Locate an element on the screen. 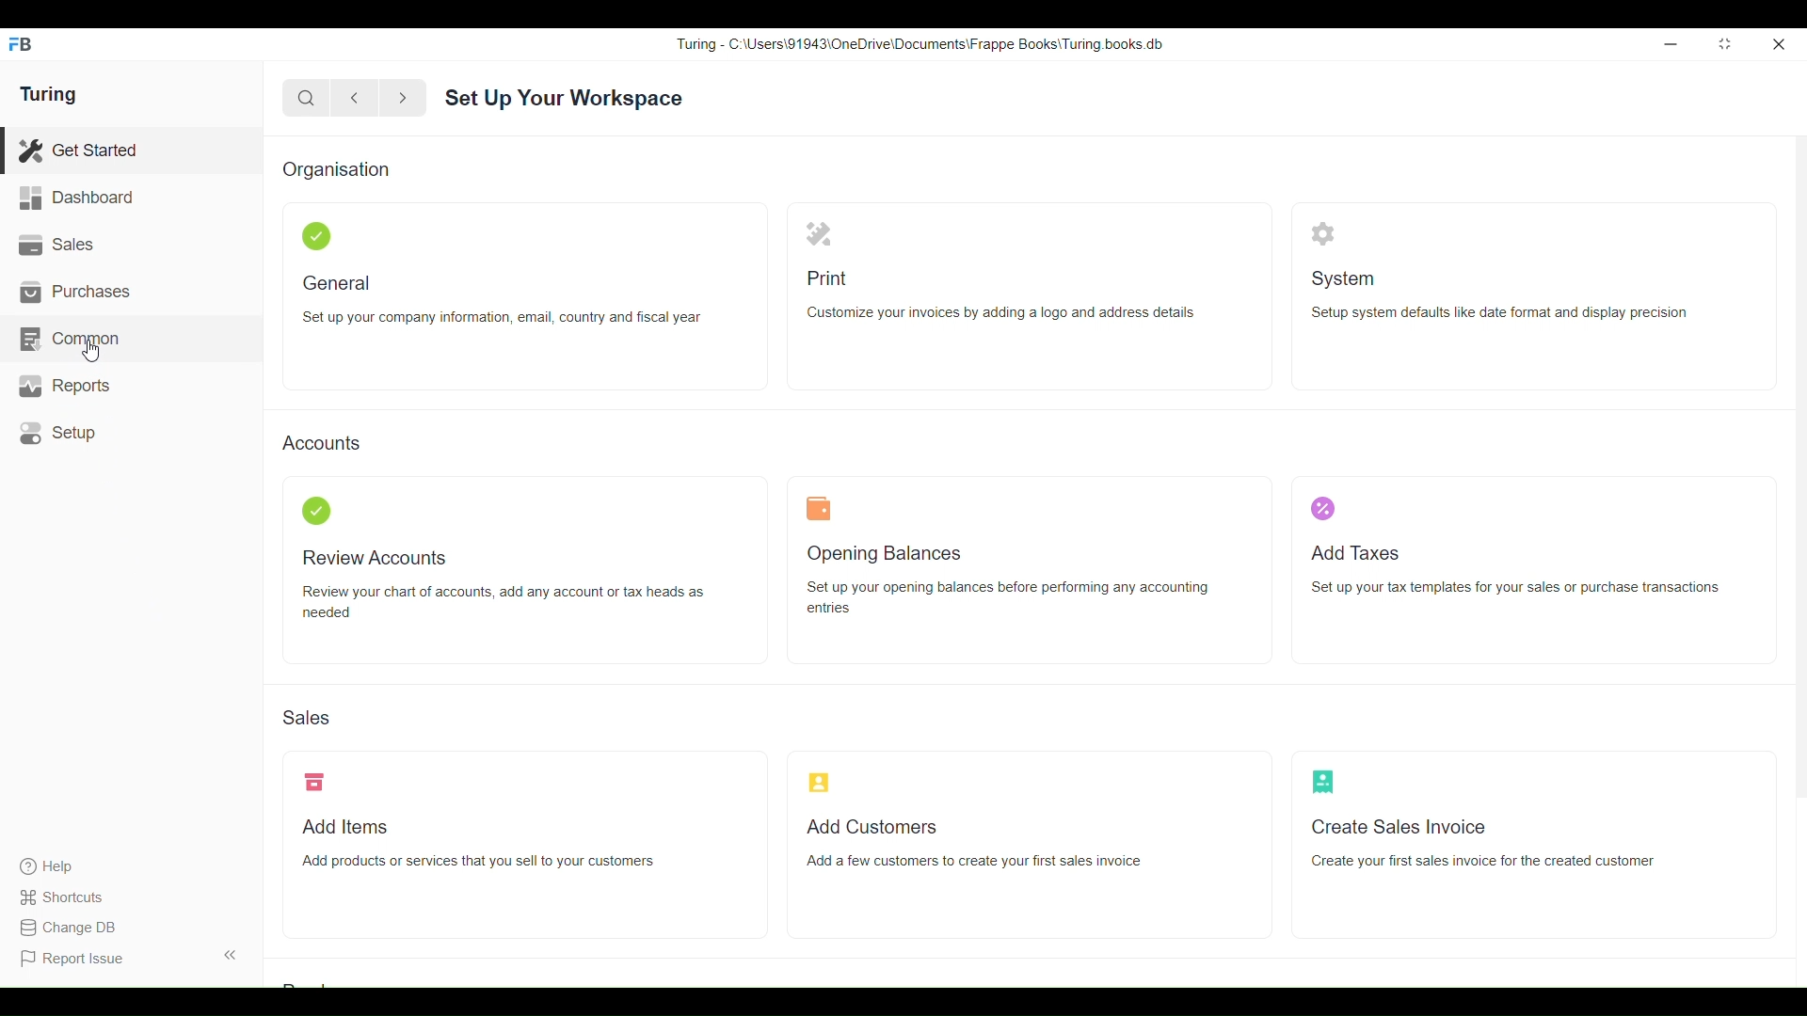 This screenshot has width=1807, height=1016. Review Accounts icon is located at coordinates (317, 511).